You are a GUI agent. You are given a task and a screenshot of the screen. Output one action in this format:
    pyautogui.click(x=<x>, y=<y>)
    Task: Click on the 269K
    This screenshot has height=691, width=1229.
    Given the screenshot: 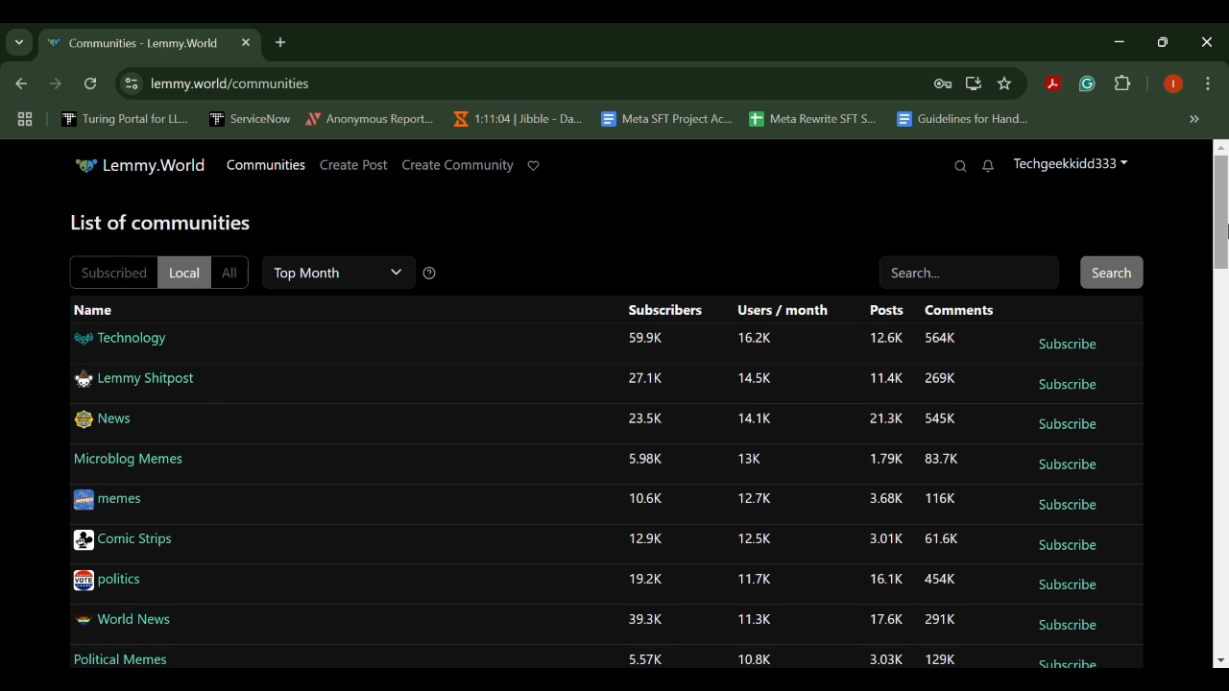 What is the action you would take?
    pyautogui.click(x=939, y=381)
    